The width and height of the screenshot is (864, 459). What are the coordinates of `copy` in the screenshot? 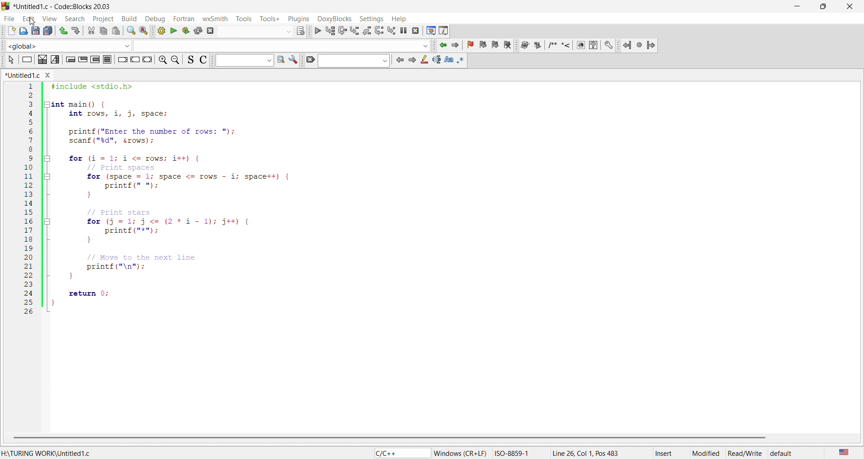 It's located at (103, 31).